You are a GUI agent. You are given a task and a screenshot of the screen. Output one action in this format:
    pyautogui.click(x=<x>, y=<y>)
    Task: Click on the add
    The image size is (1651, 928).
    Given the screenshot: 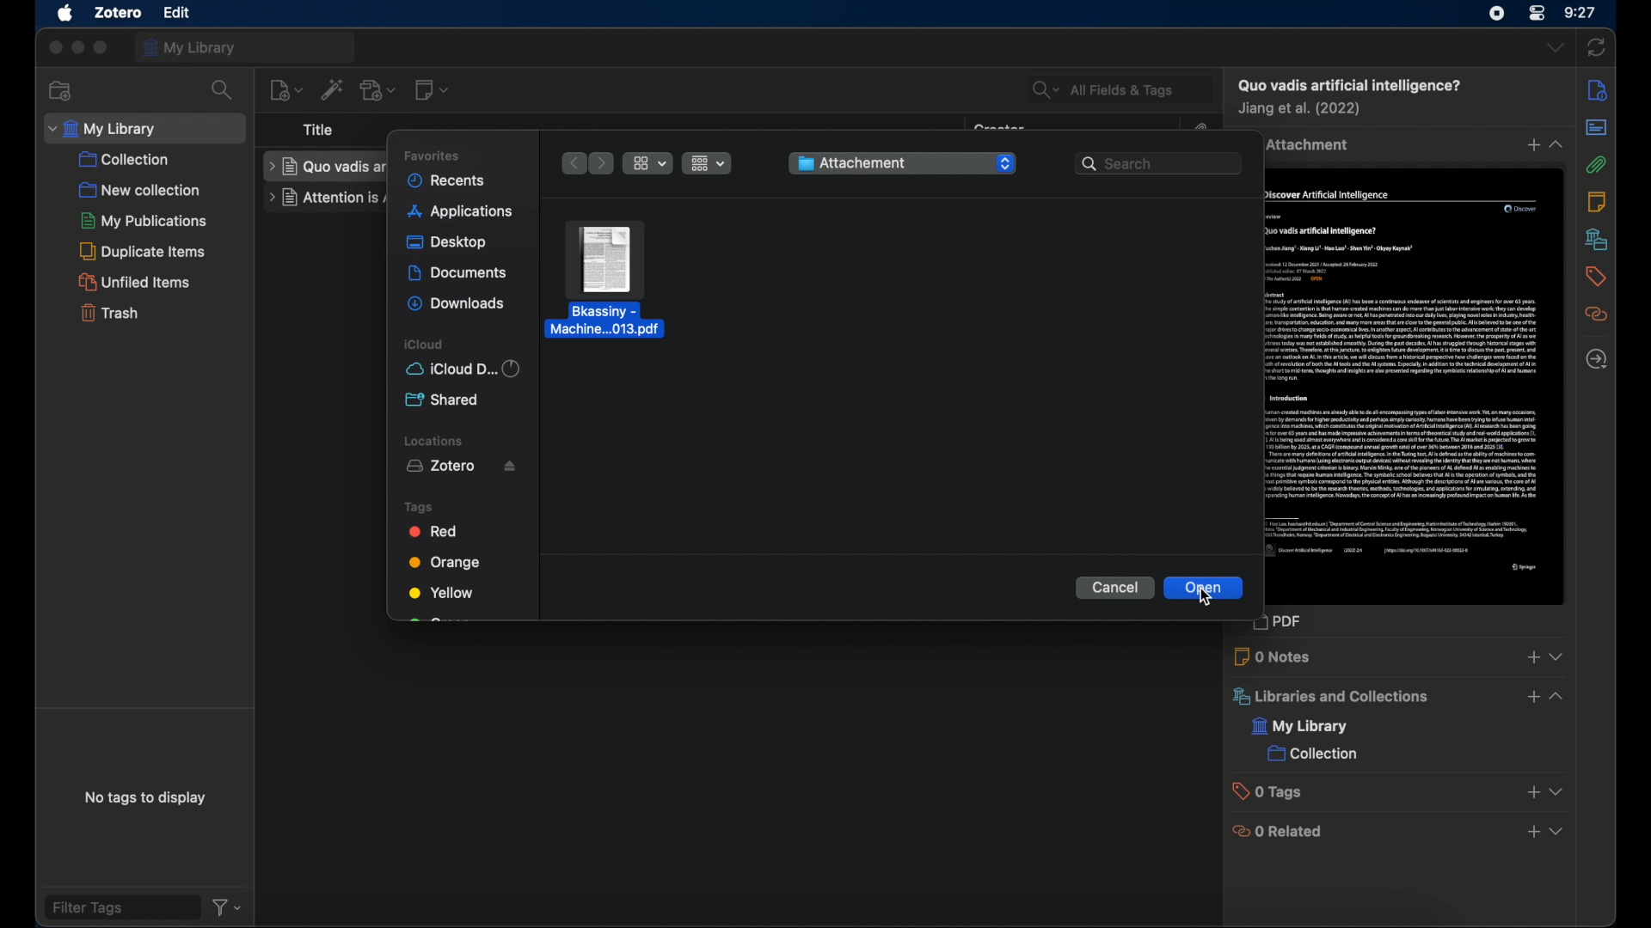 What is the action you would take?
    pyautogui.click(x=1531, y=657)
    